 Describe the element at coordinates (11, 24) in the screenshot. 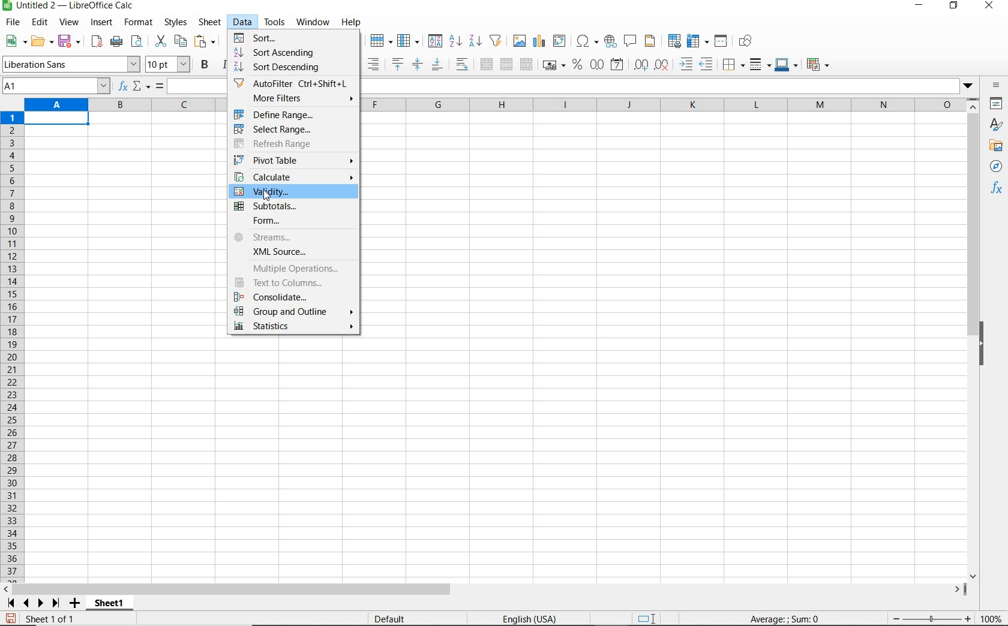

I see `file` at that location.